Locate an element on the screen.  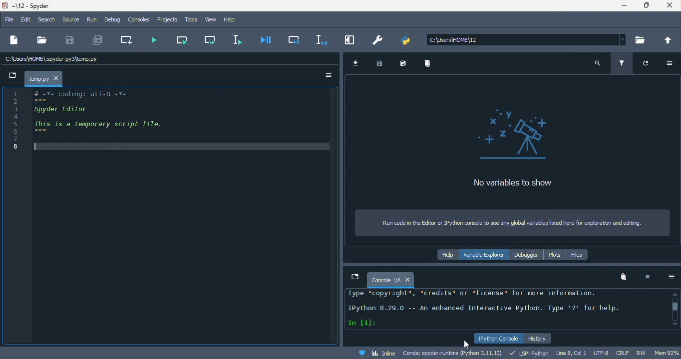
filter is located at coordinates (624, 64).